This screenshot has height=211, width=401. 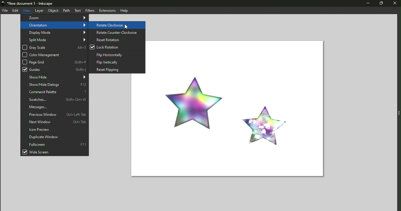 What do you see at coordinates (241, 108) in the screenshot?
I see `Canvas` at bounding box center [241, 108].